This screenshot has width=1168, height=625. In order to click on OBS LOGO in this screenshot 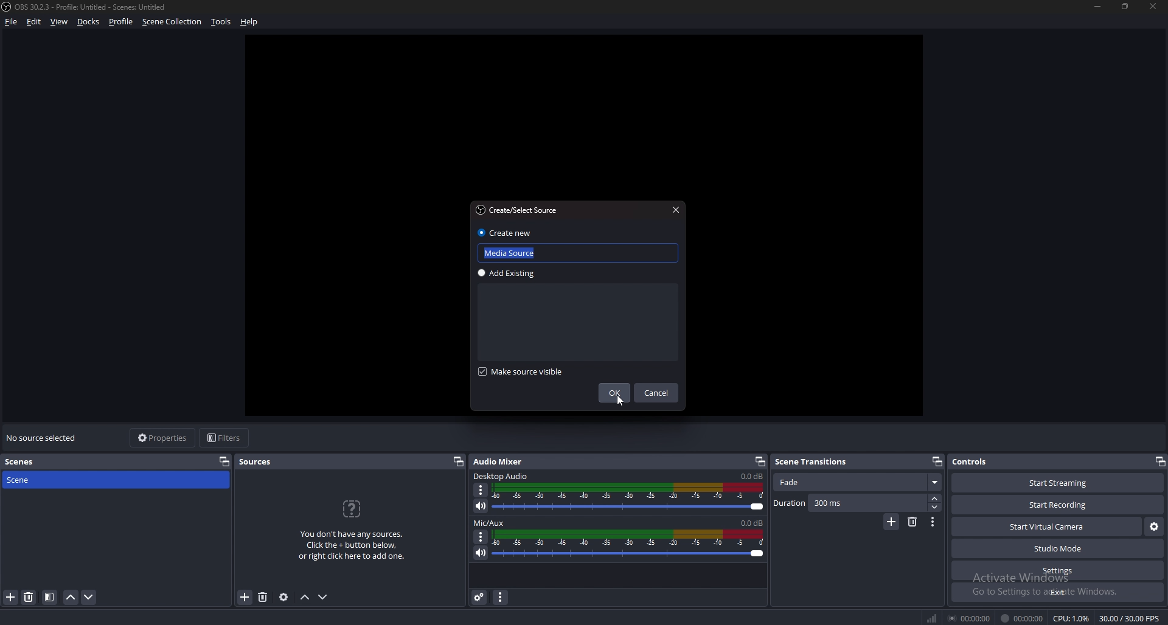, I will do `click(7, 7)`.